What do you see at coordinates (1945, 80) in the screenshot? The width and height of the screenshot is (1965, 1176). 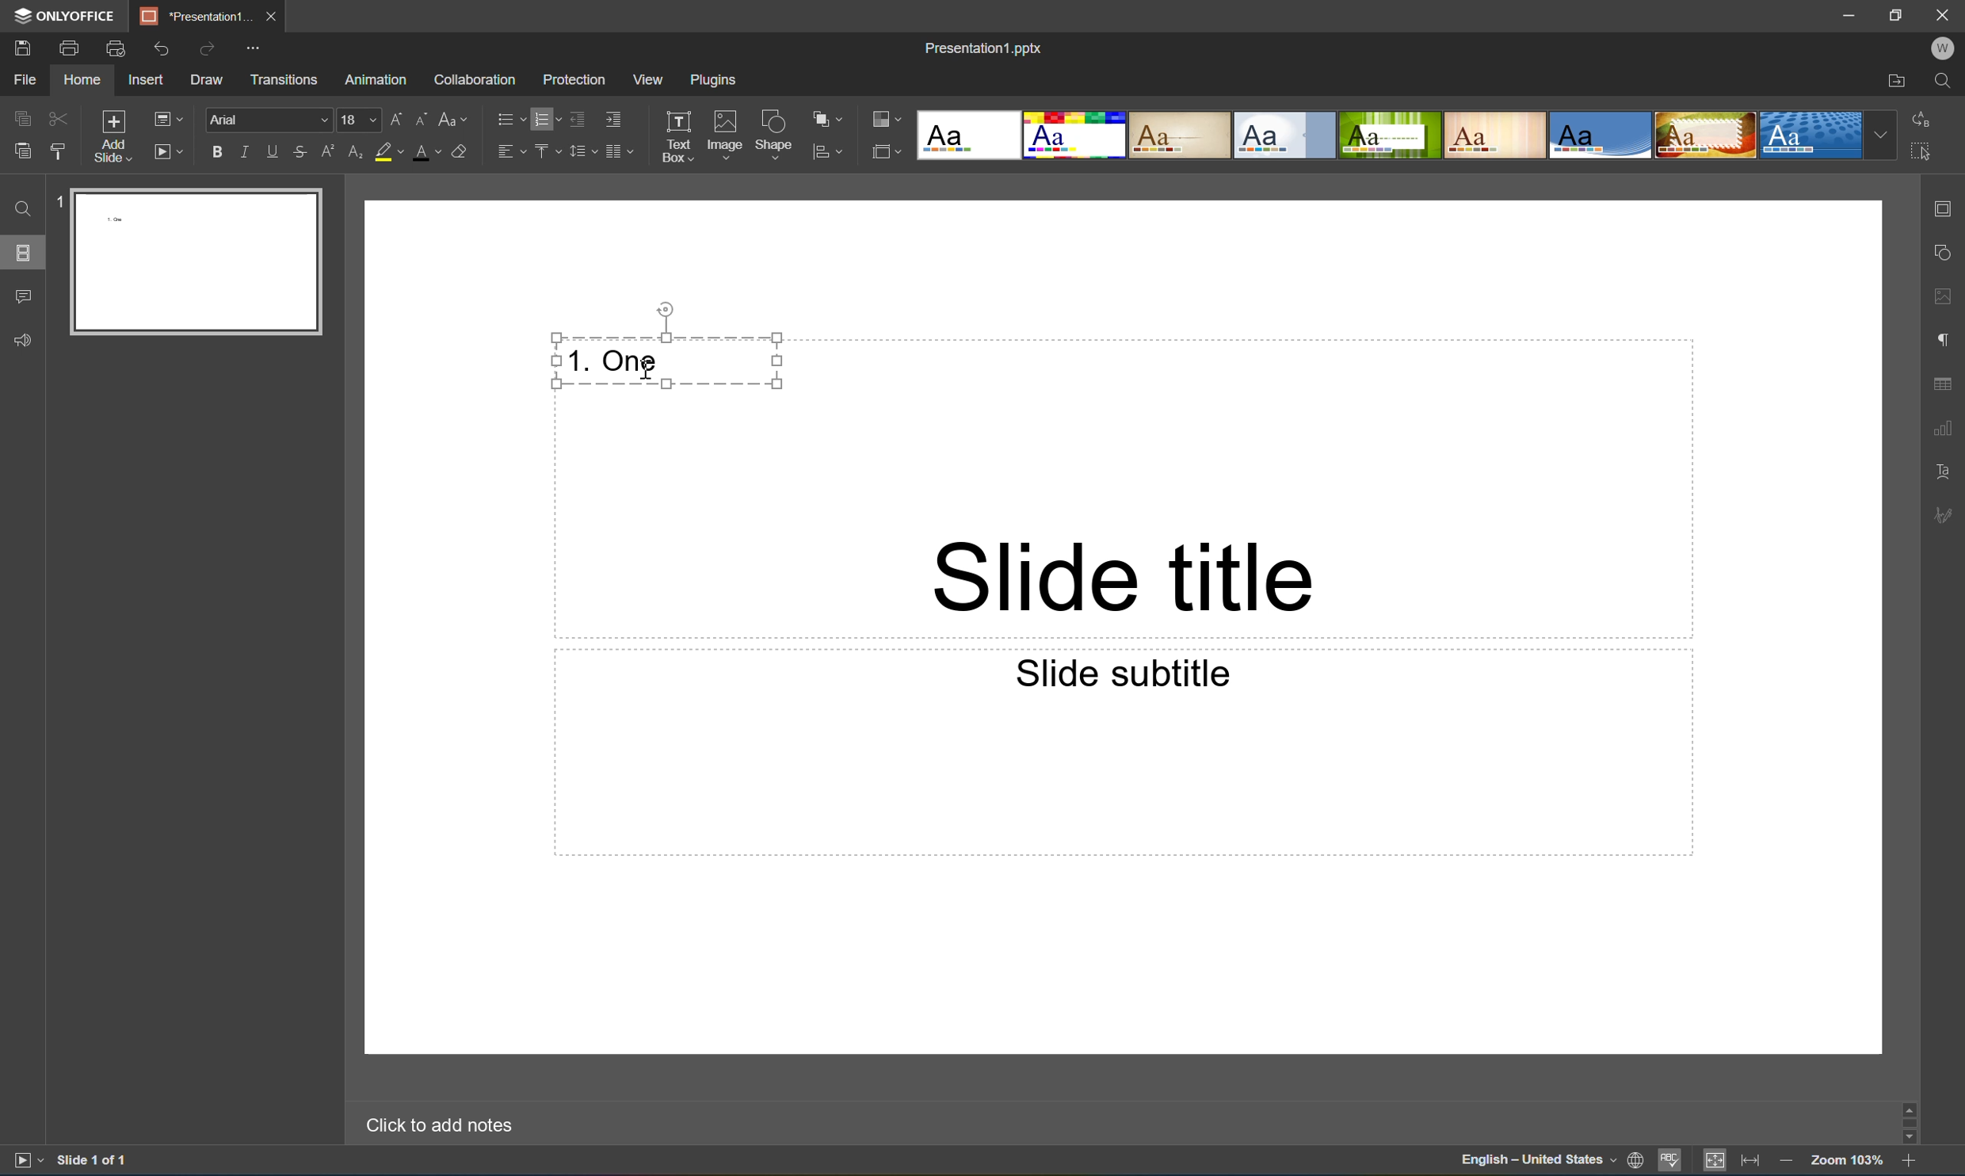 I see `Find` at bounding box center [1945, 80].